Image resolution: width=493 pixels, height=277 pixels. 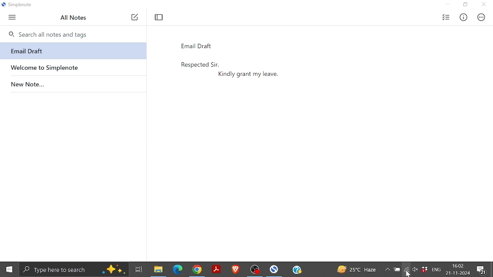 I want to click on Battery, so click(x=397, y=270).